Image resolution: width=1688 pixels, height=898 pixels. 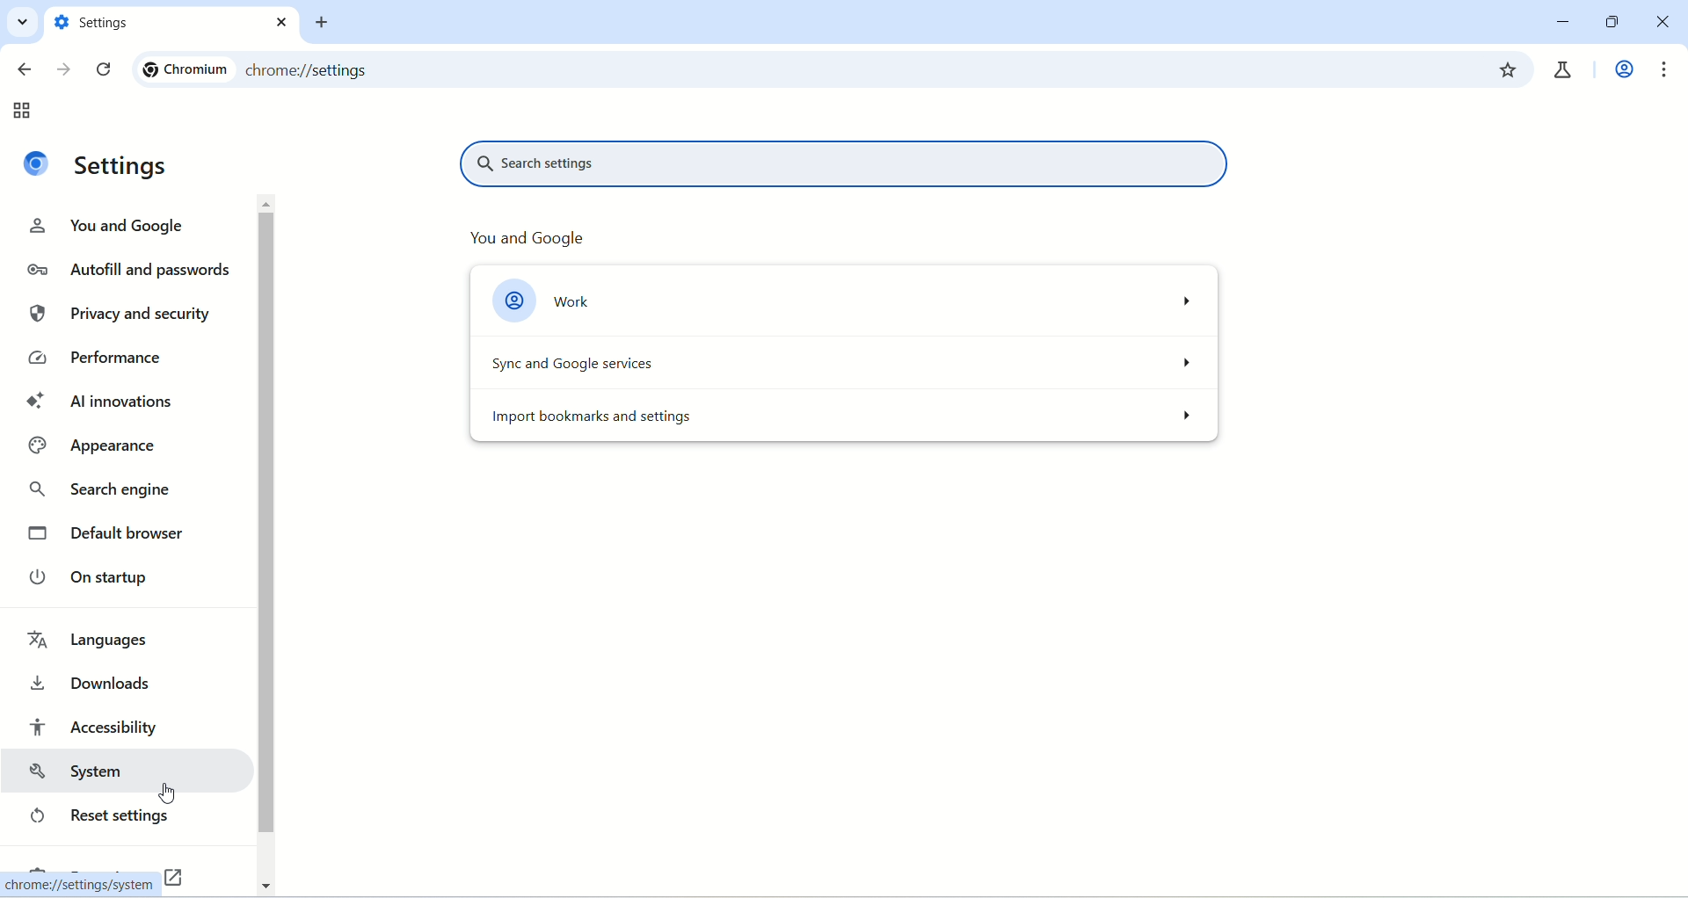 I want to click on close tab, so click(x=282, y=22).